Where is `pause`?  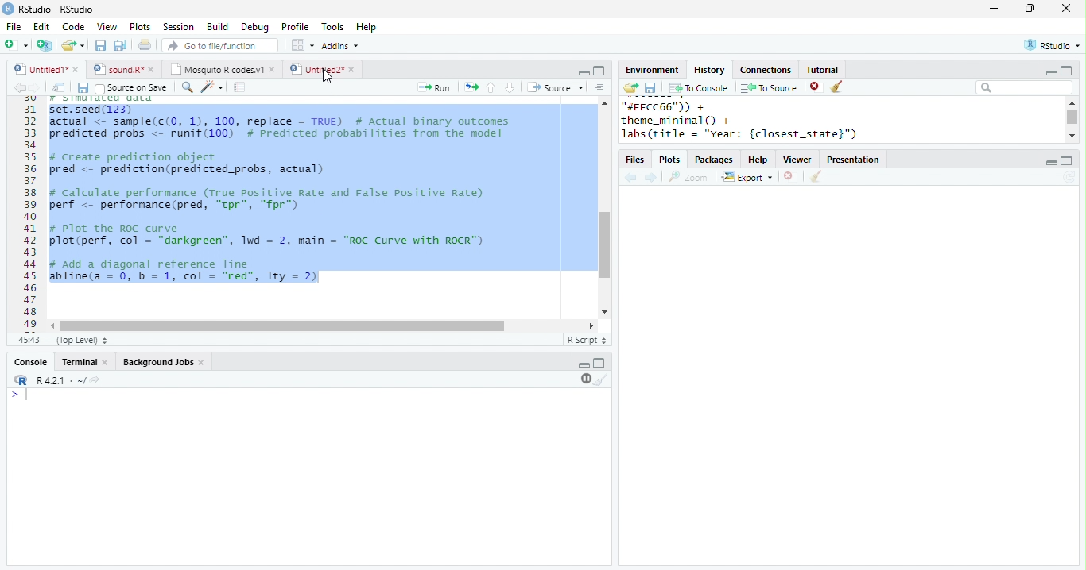 pause is located at coordinates (584, 379).